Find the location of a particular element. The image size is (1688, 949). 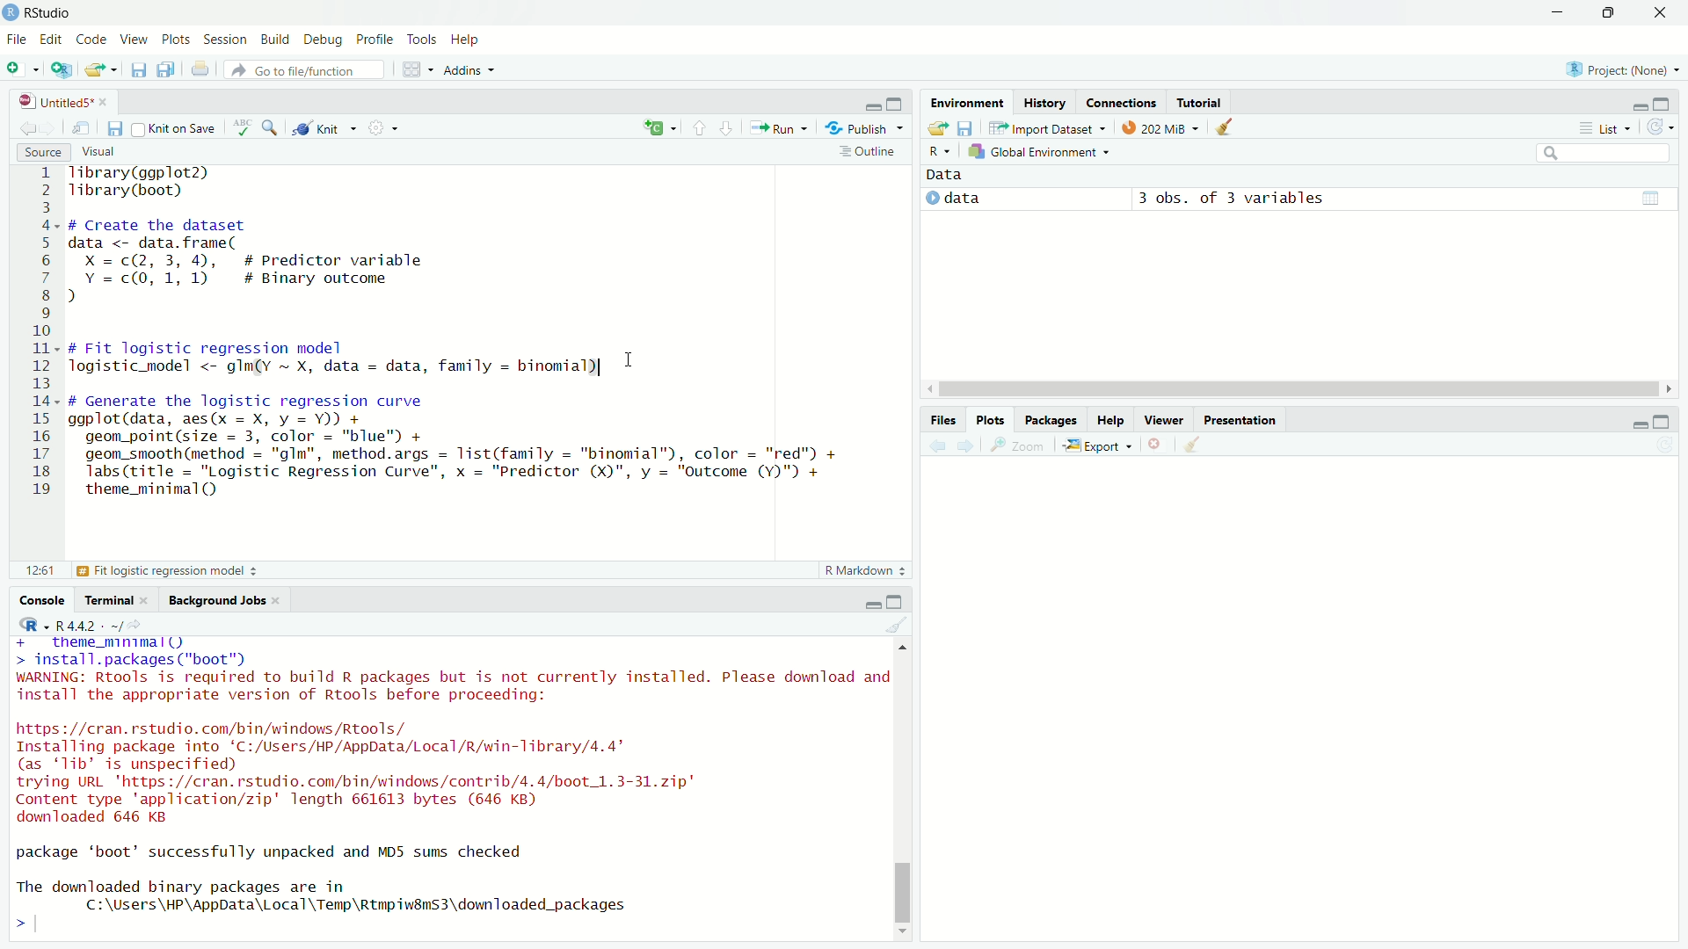

Refresh current plot is located at coordinates (1665, 446).